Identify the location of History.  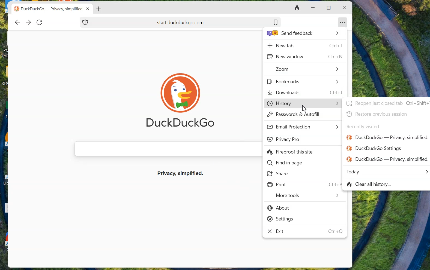
(302, 103).